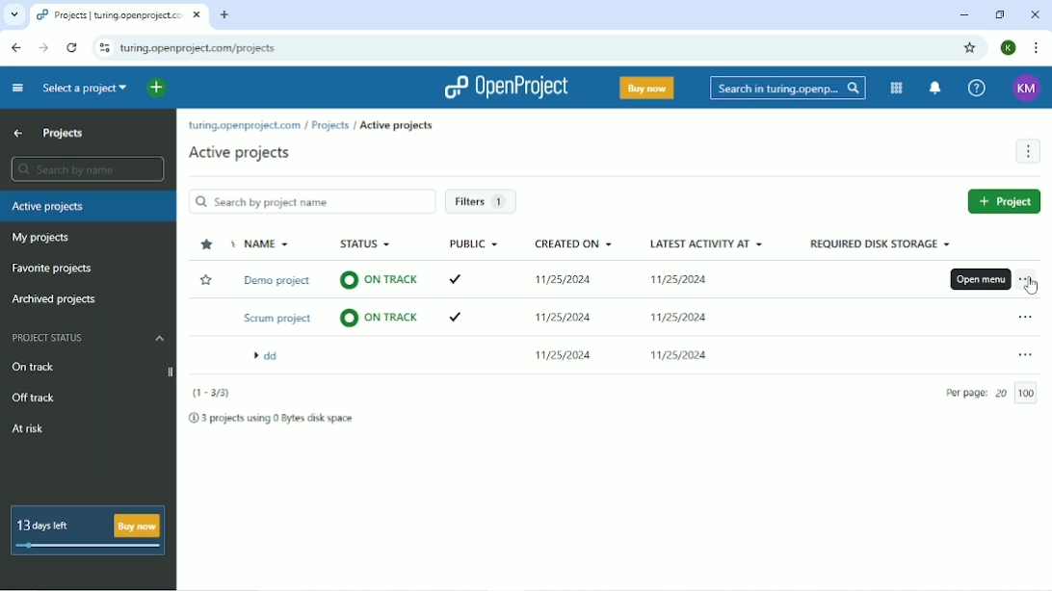  Describe the element at coordinates (380, 320) in the screenshot. I see `on track` at that location.